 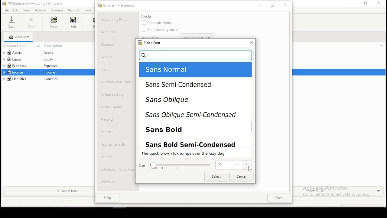 I want to click on edit, so click(x=73, y=22).